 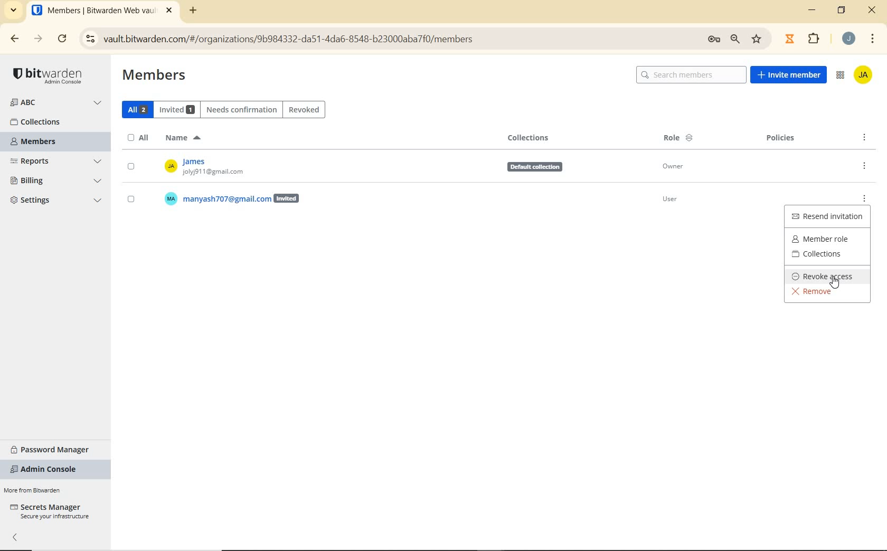 What do you see at coordinates (863, 166) in the screenshot?
I see `OPTIONS` at bounding box center [863, 166].